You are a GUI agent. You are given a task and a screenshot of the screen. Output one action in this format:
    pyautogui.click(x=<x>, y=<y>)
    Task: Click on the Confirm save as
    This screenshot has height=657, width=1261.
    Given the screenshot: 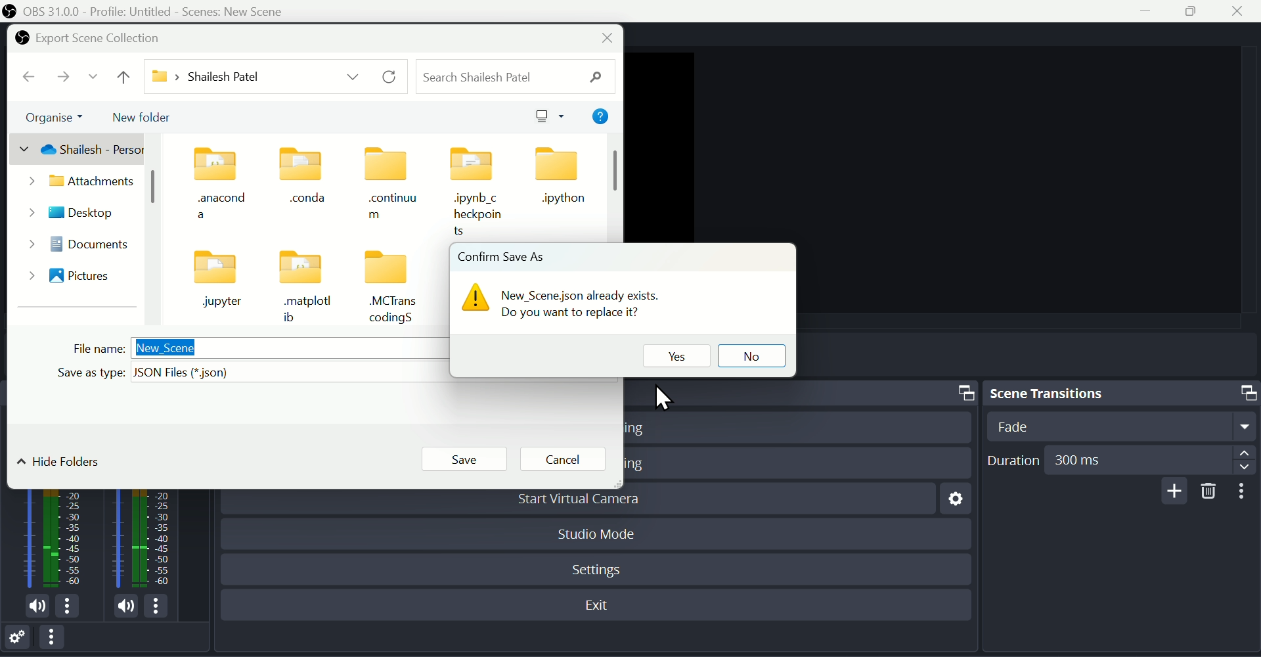 What is the action you would take?
    pyautogui.click(x=503, y=254)
    